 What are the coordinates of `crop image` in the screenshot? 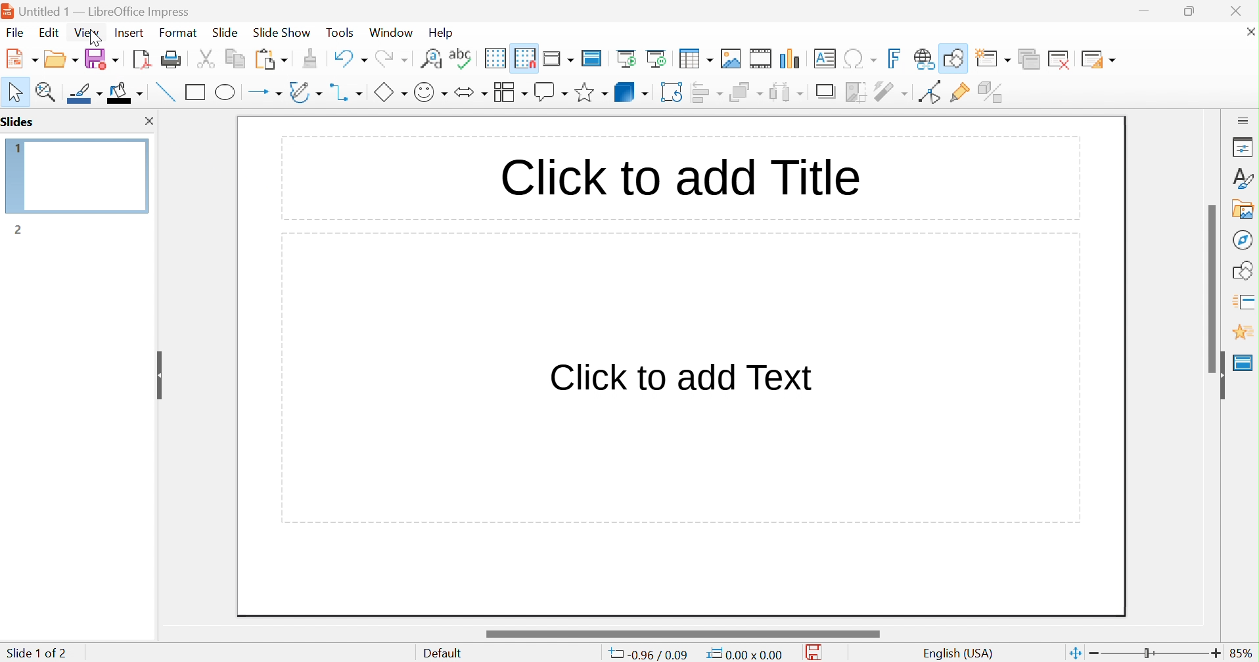 It's located at (857, 92).